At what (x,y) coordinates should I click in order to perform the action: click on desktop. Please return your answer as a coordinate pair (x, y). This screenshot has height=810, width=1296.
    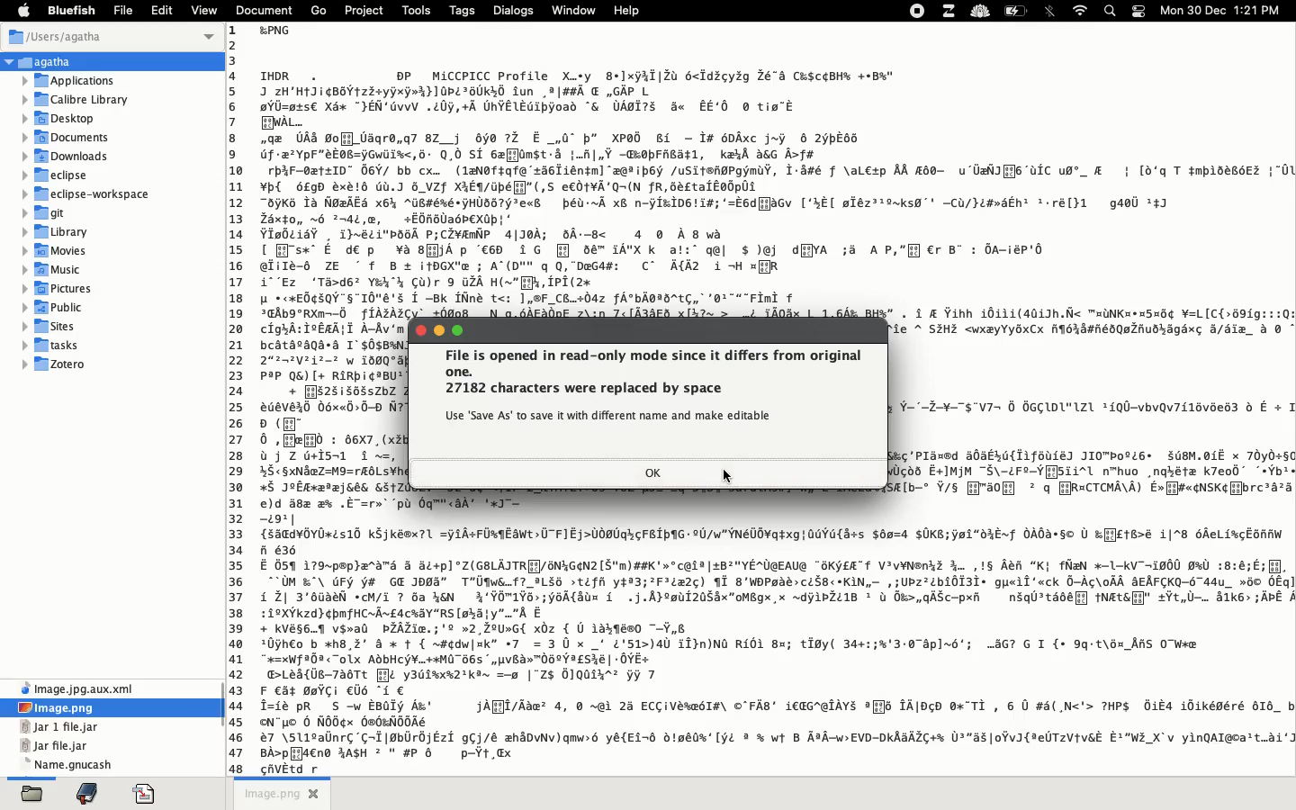
    Looking at the image, I should click on (61, 117).